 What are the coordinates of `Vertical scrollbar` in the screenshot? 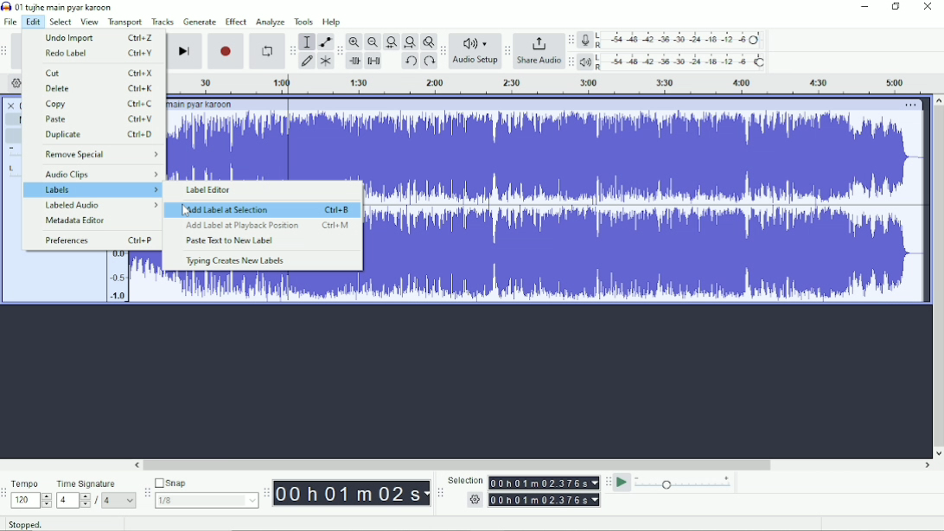 It's located at (938, 271).